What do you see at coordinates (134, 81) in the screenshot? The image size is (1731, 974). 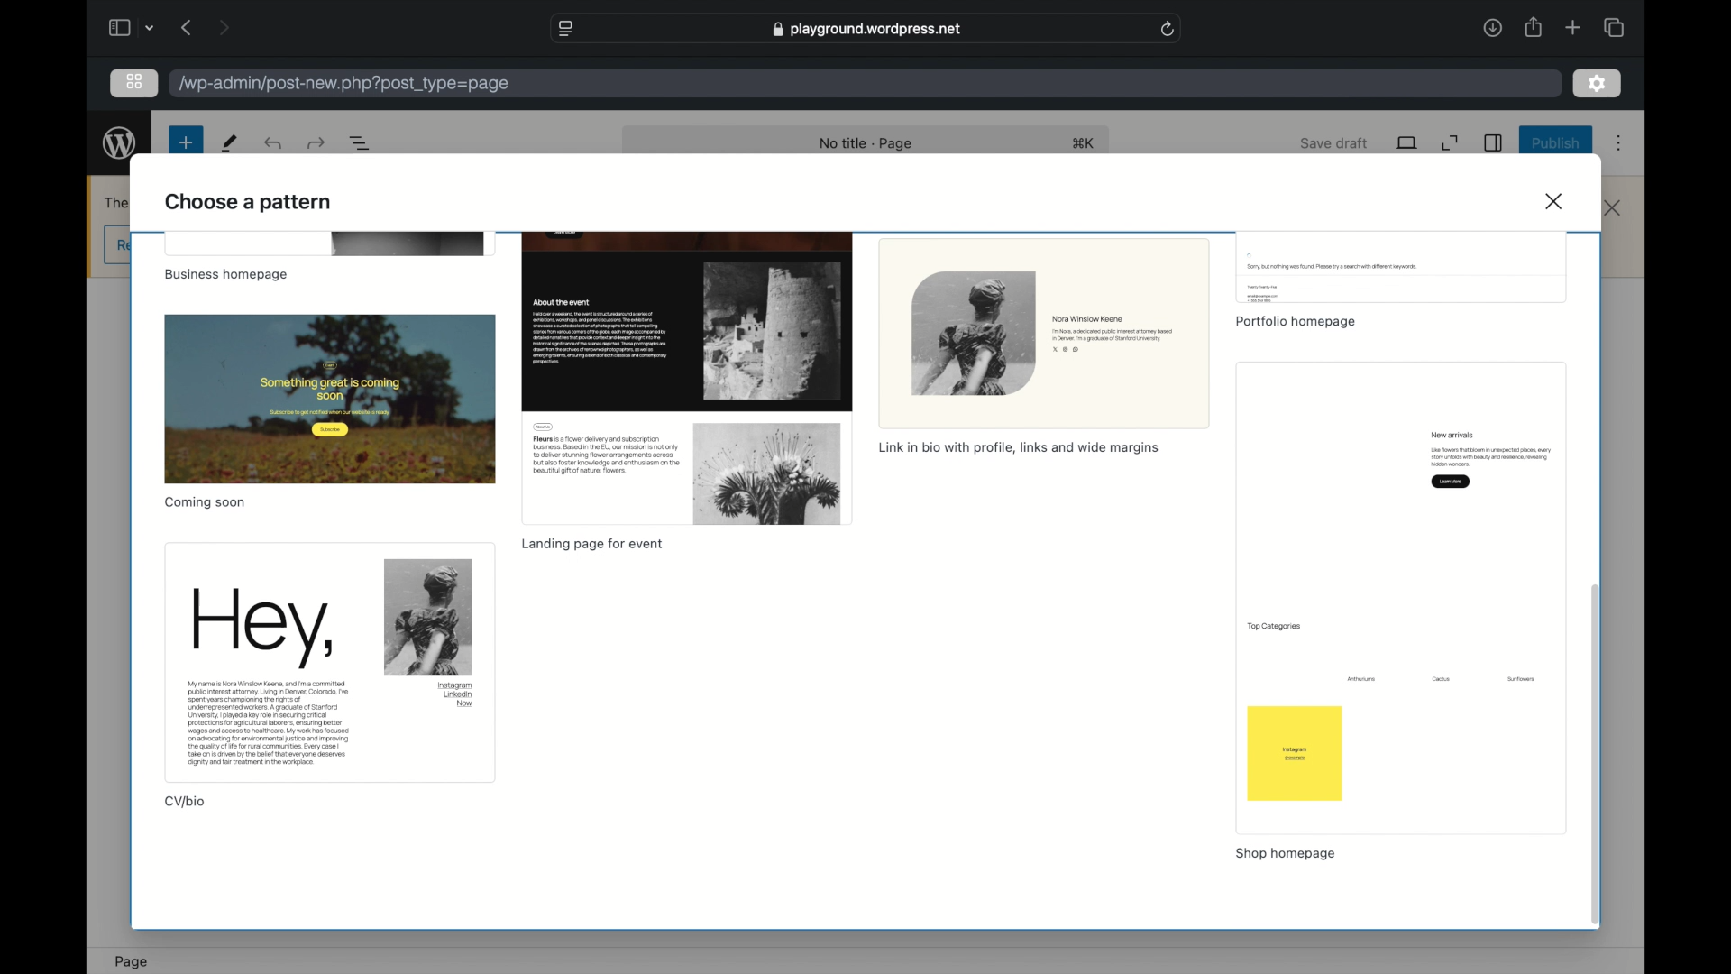 I see `grid` at bounding box center [134, 81].